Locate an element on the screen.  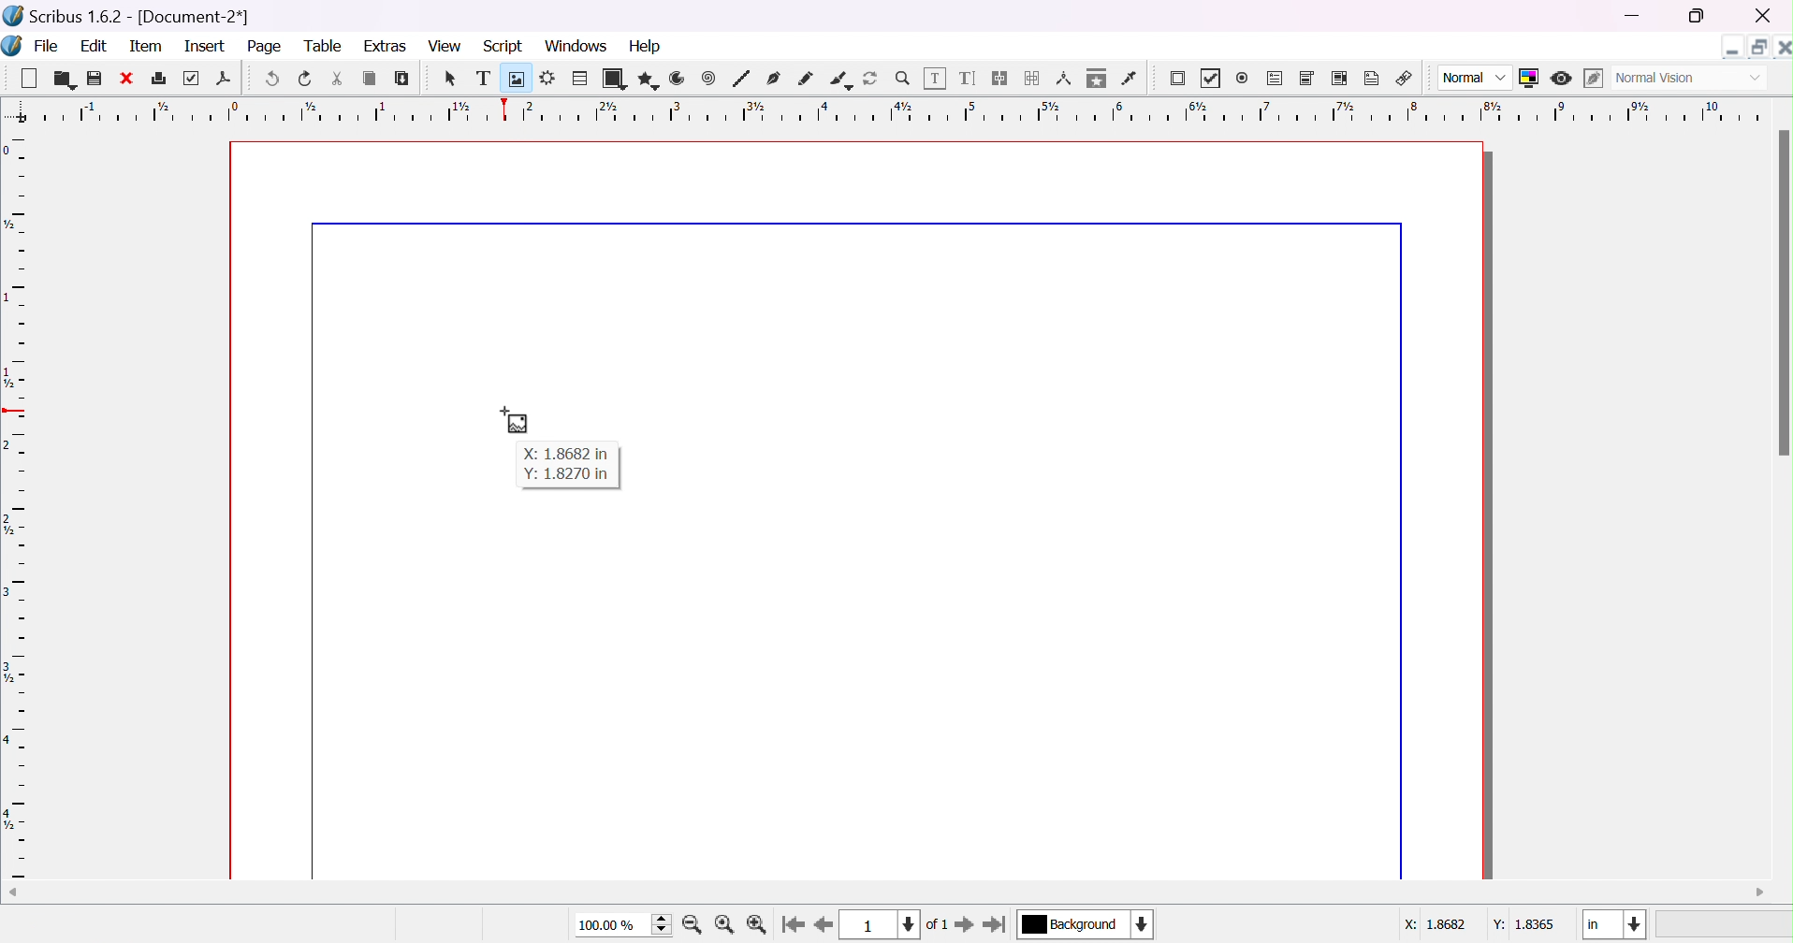
close is located at coordinates (1765, 16).